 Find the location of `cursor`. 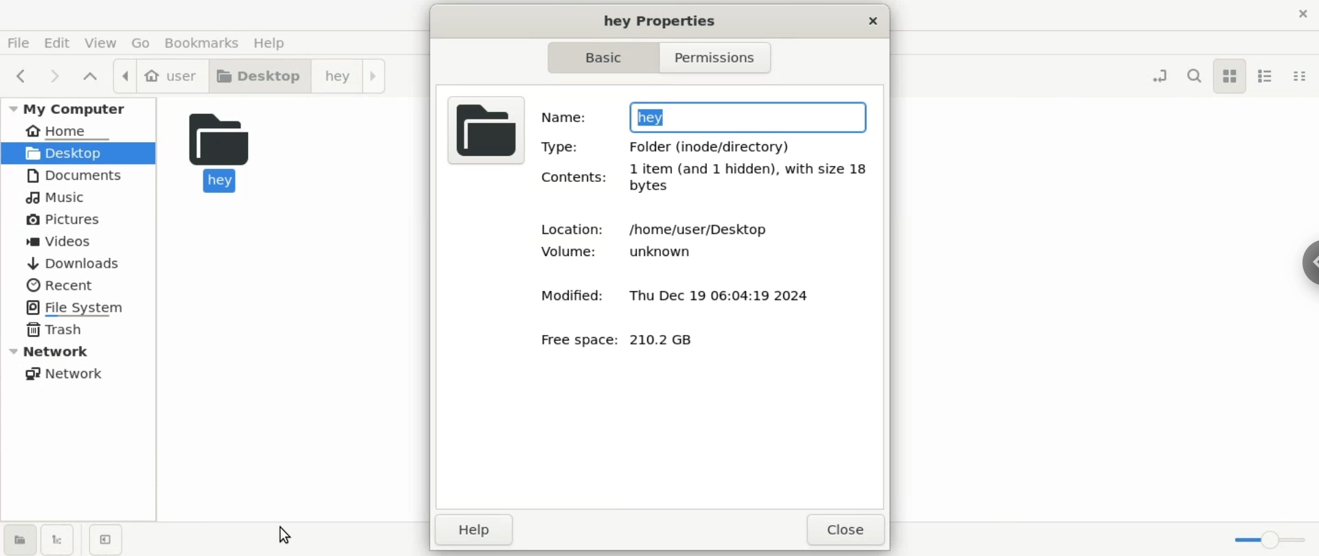

cursor is located at coordinates (286, 536).